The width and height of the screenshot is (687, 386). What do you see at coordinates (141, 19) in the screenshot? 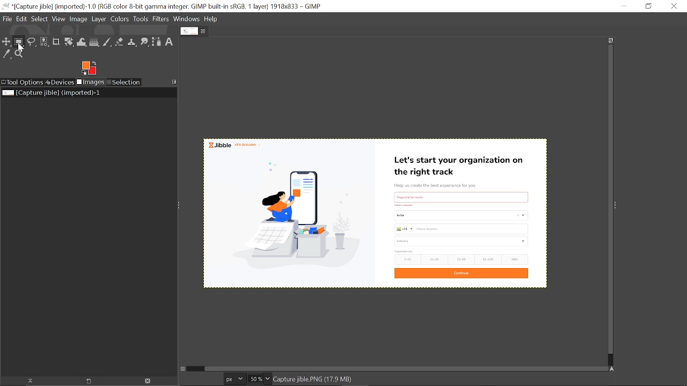
I see `Tools` at bounding box center [141, 19].